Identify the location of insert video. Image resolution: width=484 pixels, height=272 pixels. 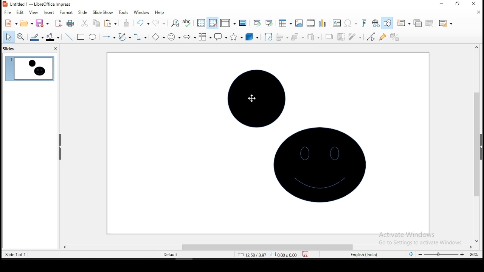
(311, 23).